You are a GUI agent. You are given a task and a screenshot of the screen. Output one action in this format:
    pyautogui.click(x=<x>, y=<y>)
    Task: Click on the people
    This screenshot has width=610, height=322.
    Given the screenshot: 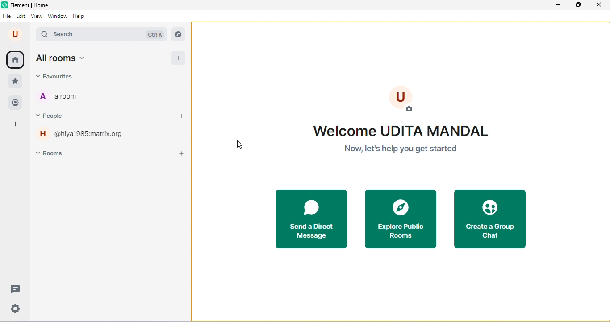 What is the action you would take?
    pyautogui.click(x=54, y=116)
    